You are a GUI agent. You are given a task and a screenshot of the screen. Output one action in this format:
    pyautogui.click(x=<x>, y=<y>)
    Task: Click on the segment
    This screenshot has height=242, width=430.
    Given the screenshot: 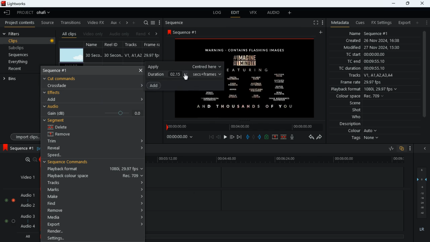 What is the action you would take?
    pyautogui.click(x=56, y=120)
    